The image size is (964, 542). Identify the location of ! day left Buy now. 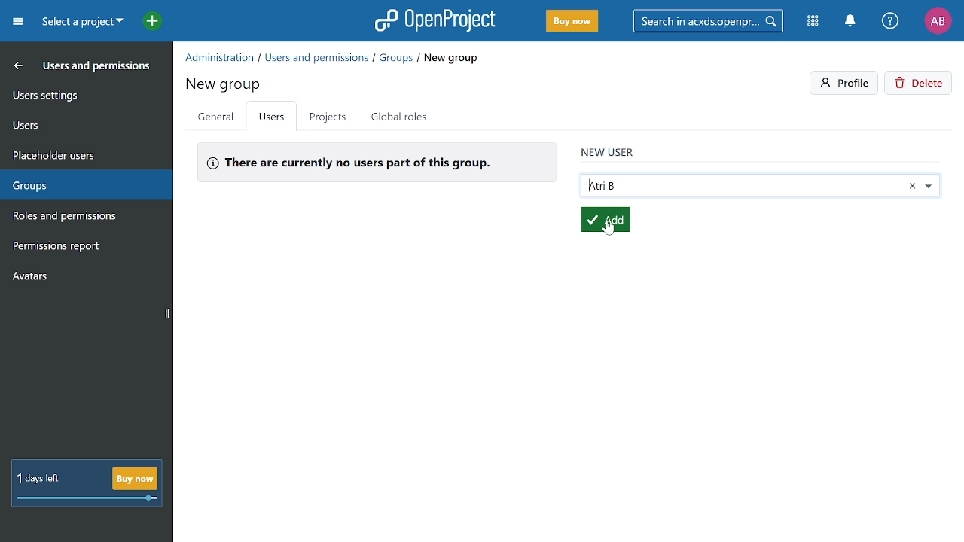
(87, 484).